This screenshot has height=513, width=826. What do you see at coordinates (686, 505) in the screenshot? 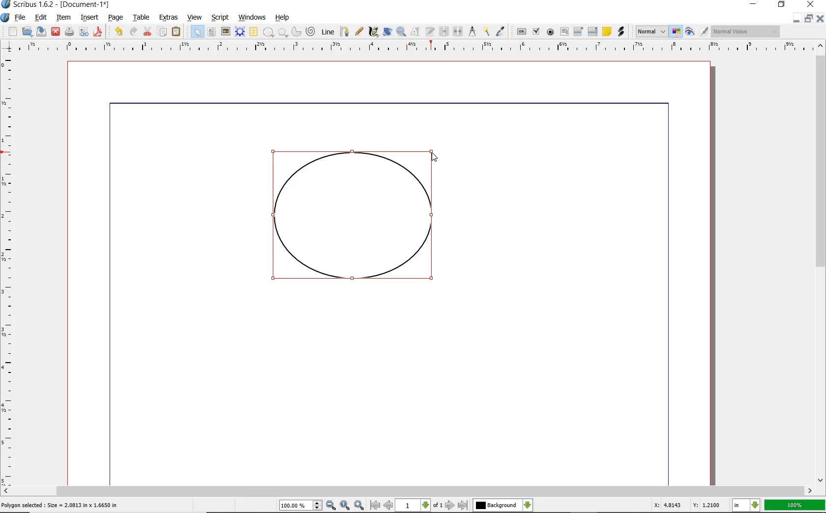
I see `coordinates` at bounding box center [686, 505].